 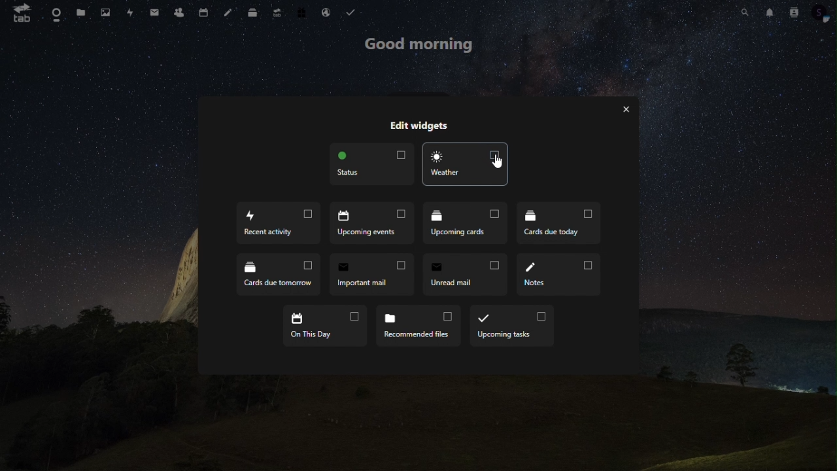 What do you see at coordinates (373, 165) in the screenshot?
I see `status` at bounding box center [373, 165].